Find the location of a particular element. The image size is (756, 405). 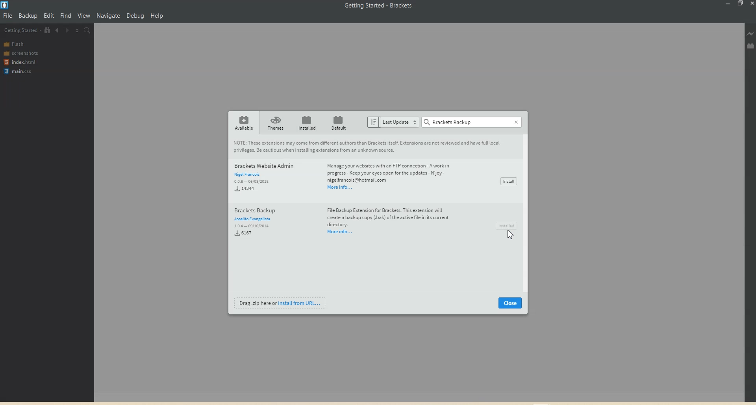

screenshots is located at coordinates (22, 52).